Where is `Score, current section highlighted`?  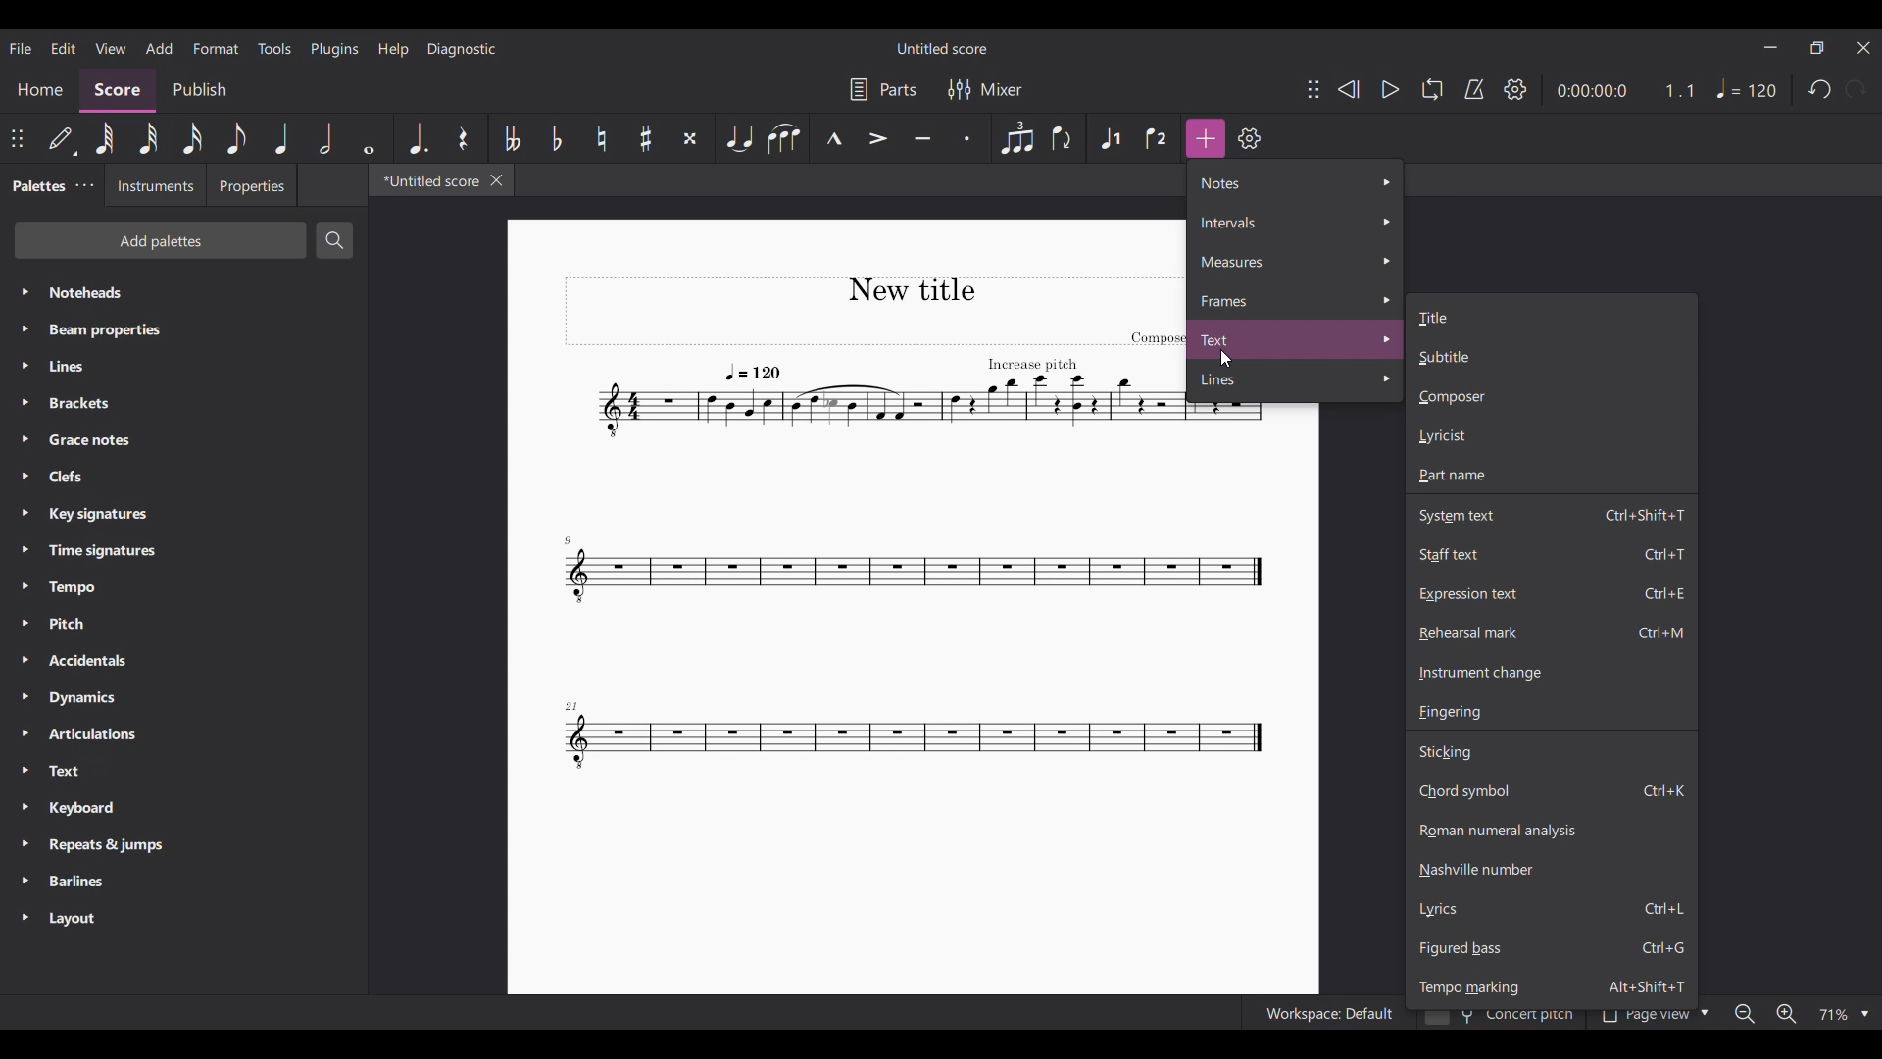
Score, current section highlighted is located at coordinates (118, 90).